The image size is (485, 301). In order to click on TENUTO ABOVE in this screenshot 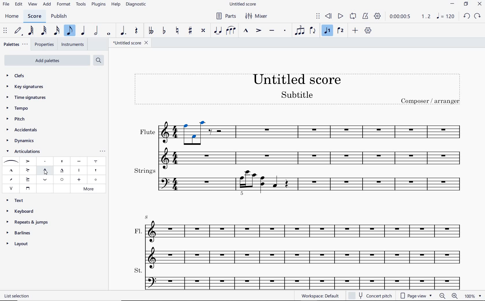, I will do `click(79, 161)`.